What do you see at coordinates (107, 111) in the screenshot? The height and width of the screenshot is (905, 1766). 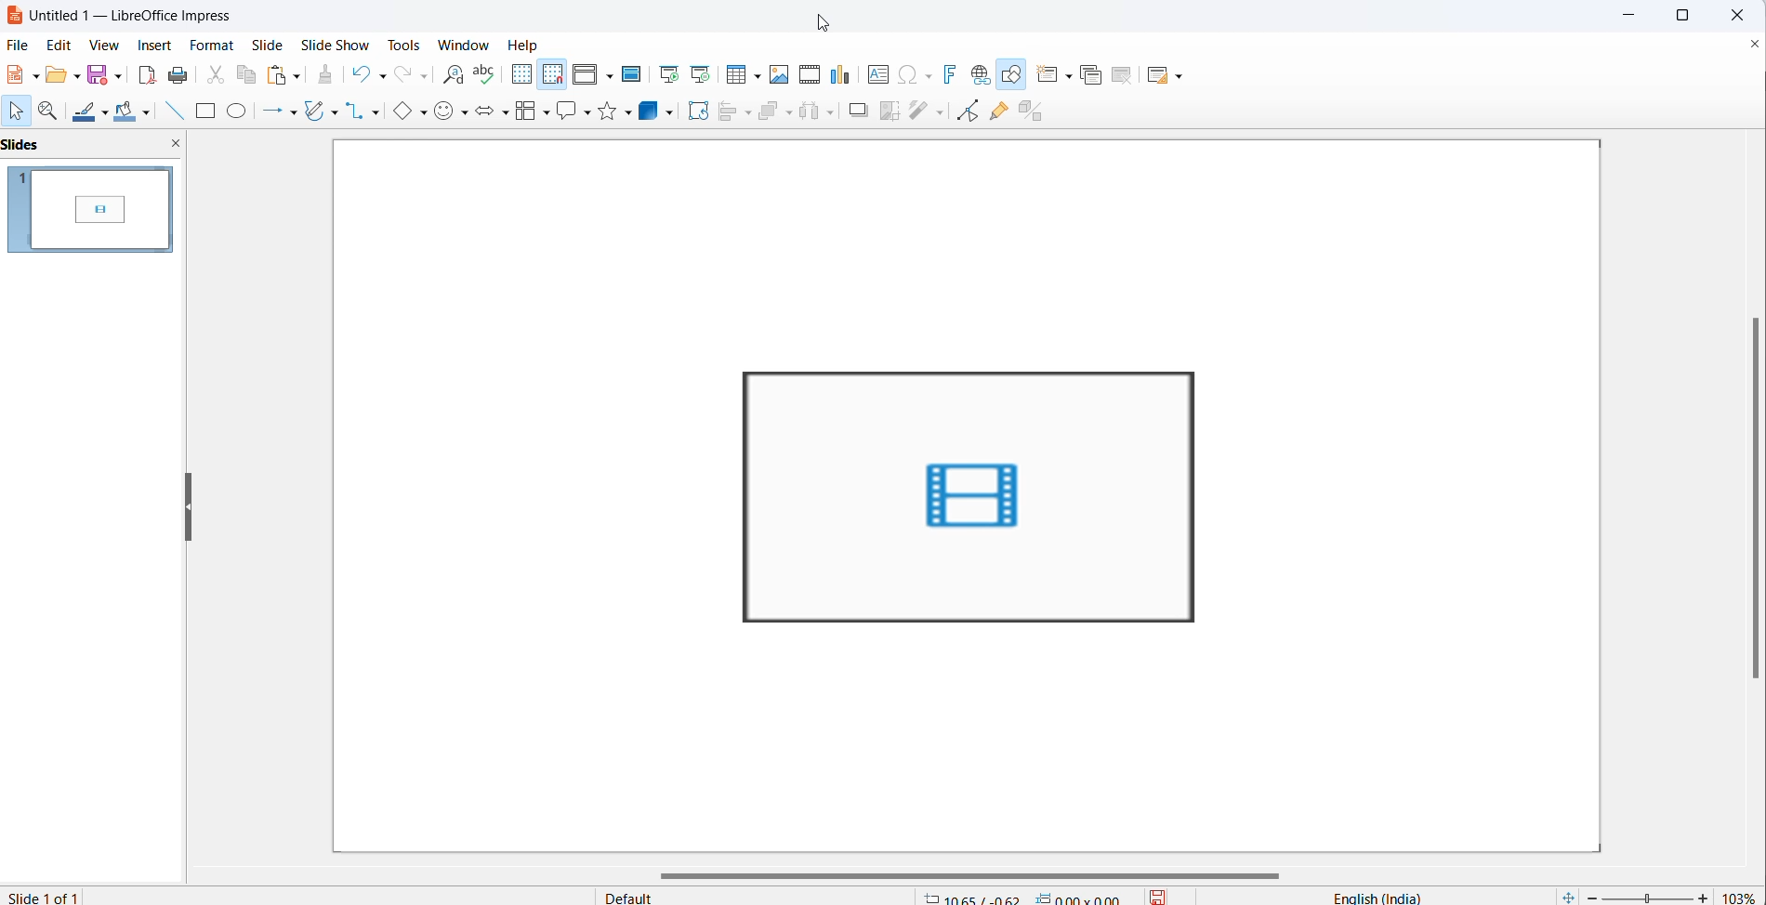 I see `line color` at bounding box center [107, 111].